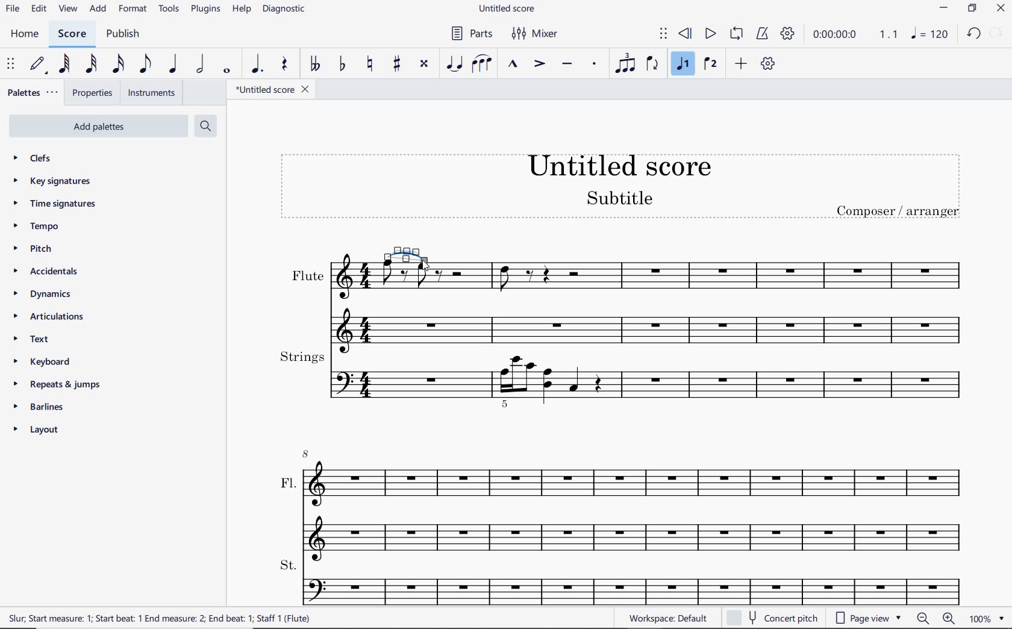 Image resolution: width=1012 pixels, height=629 pixels. I want to click on REWIND, so click(686, 33).